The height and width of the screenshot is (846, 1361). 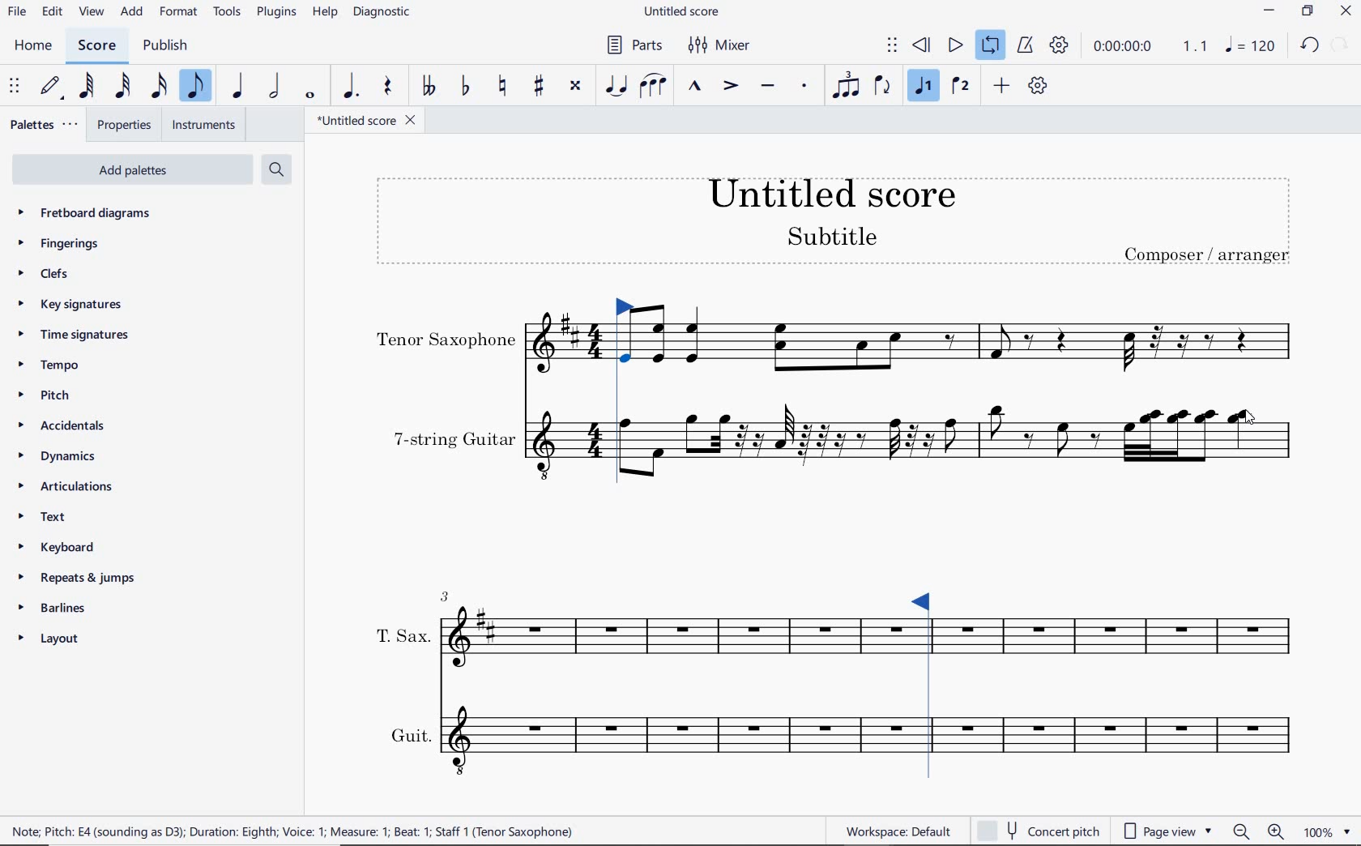 What do you see at coordinates (58, 428) in the screenshot?
I see `ACCIDENTALS` at bounding box center [58, 428].